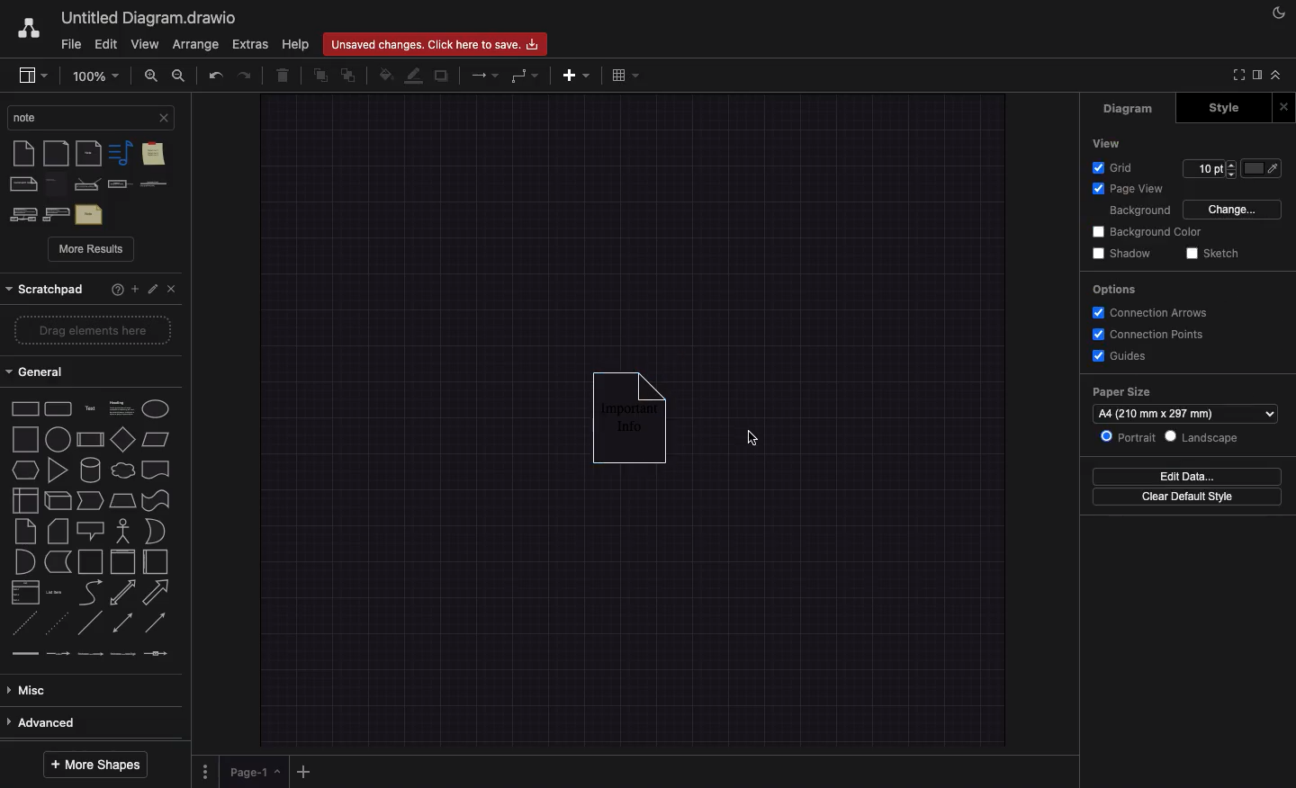  I want to click on Untitled Diagram.draw.io, so click(151, 16).